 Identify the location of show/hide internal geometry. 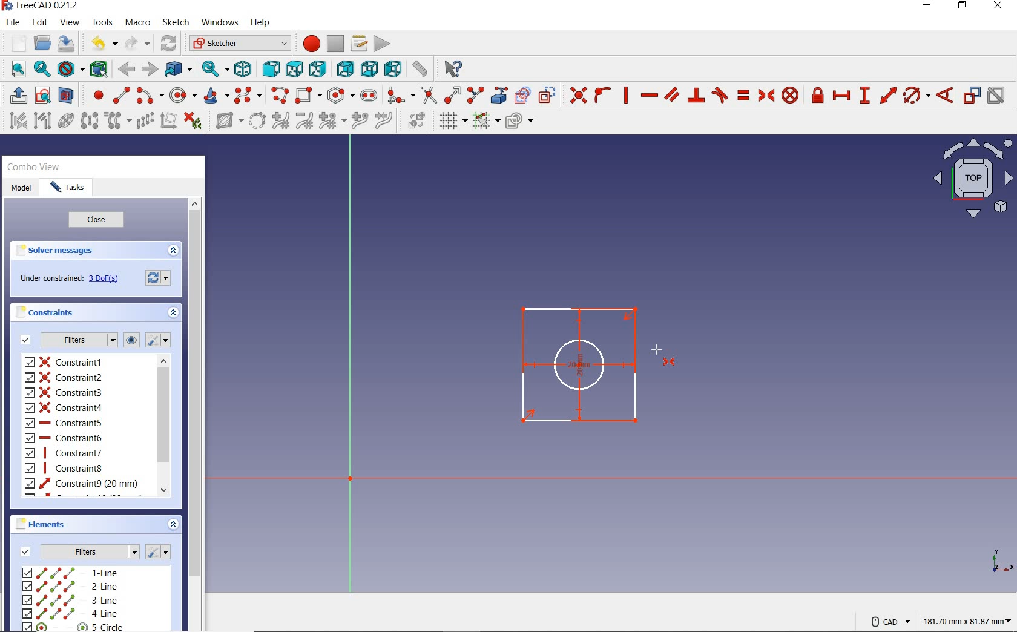
(66, 122).